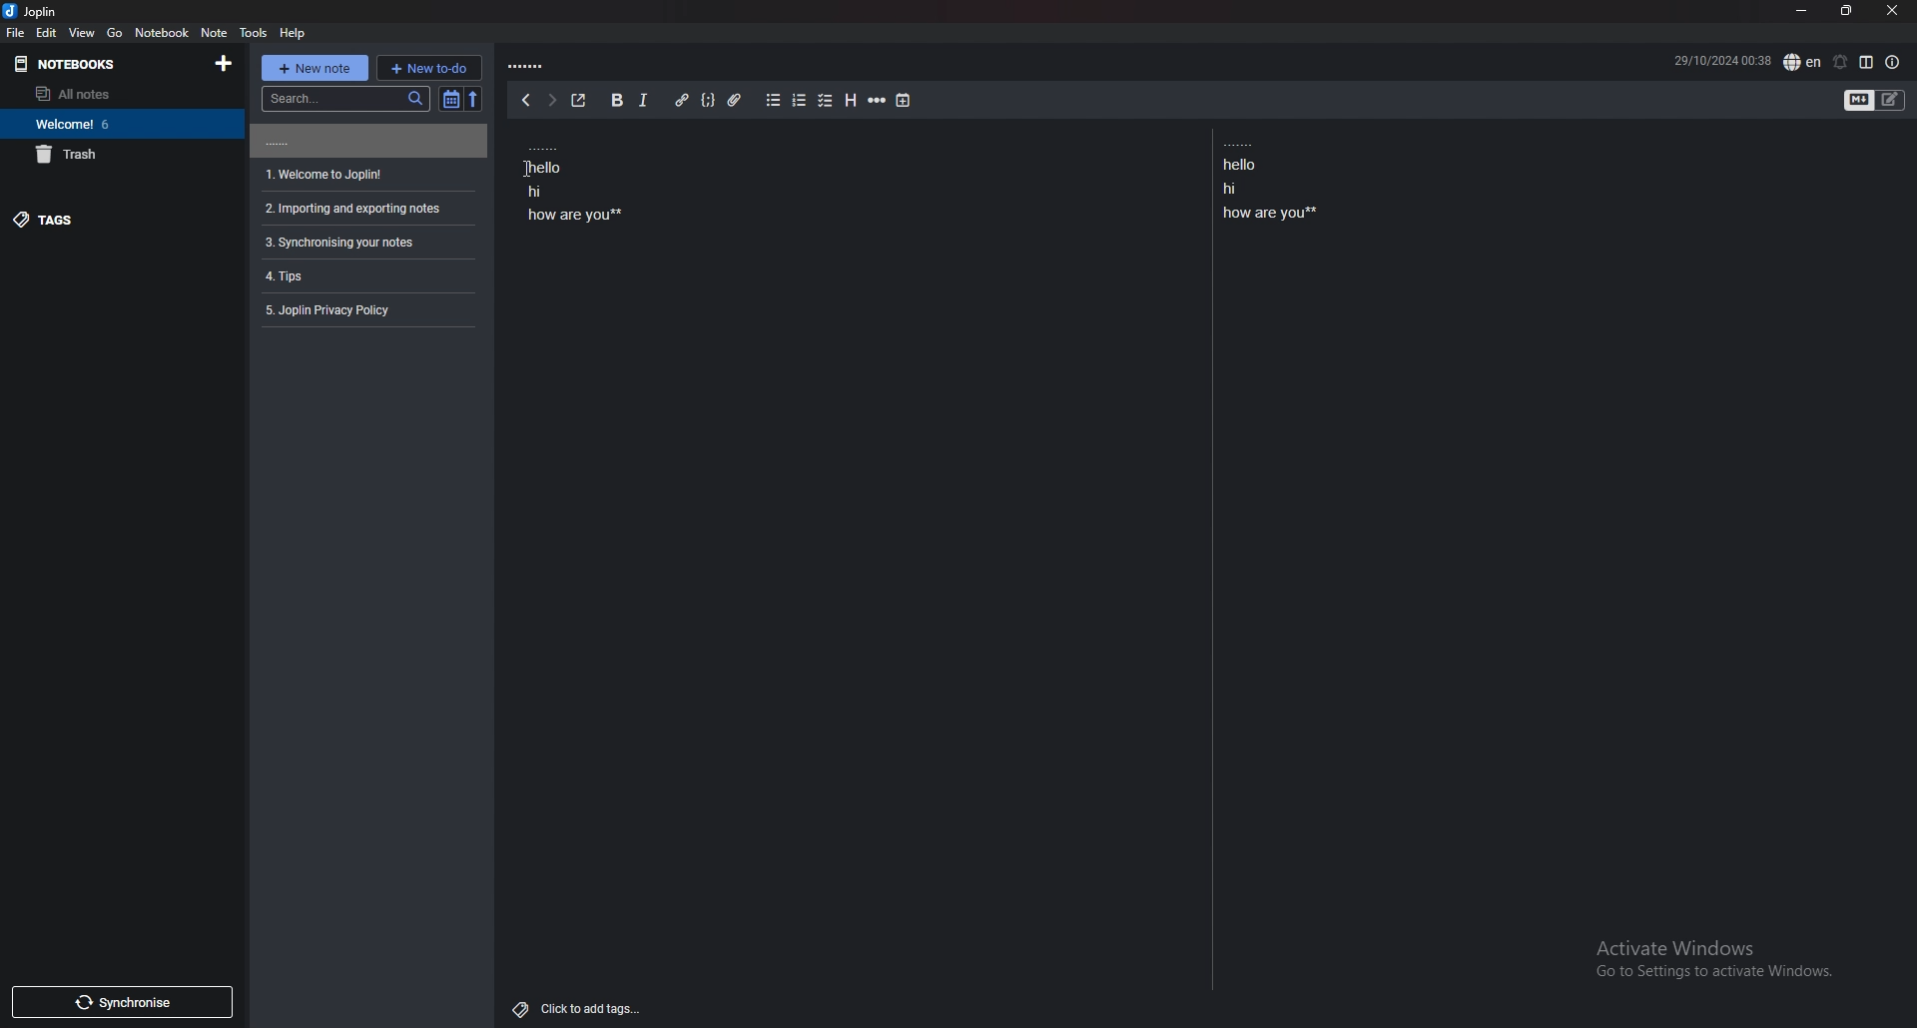 This screenshot has height=1028, width=1917. Describe the element at coordinates (550, 100) in the screenshot. I see `forward` at that location.